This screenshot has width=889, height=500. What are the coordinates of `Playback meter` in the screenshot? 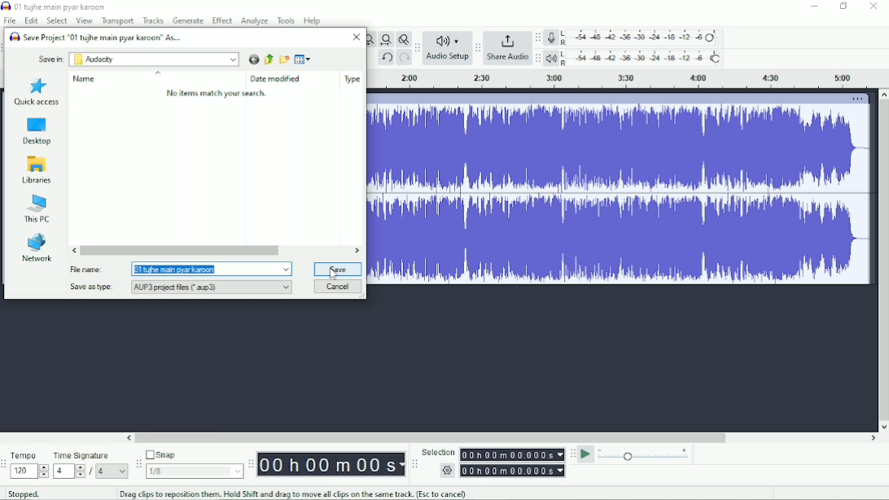 It's located at (636, 59).